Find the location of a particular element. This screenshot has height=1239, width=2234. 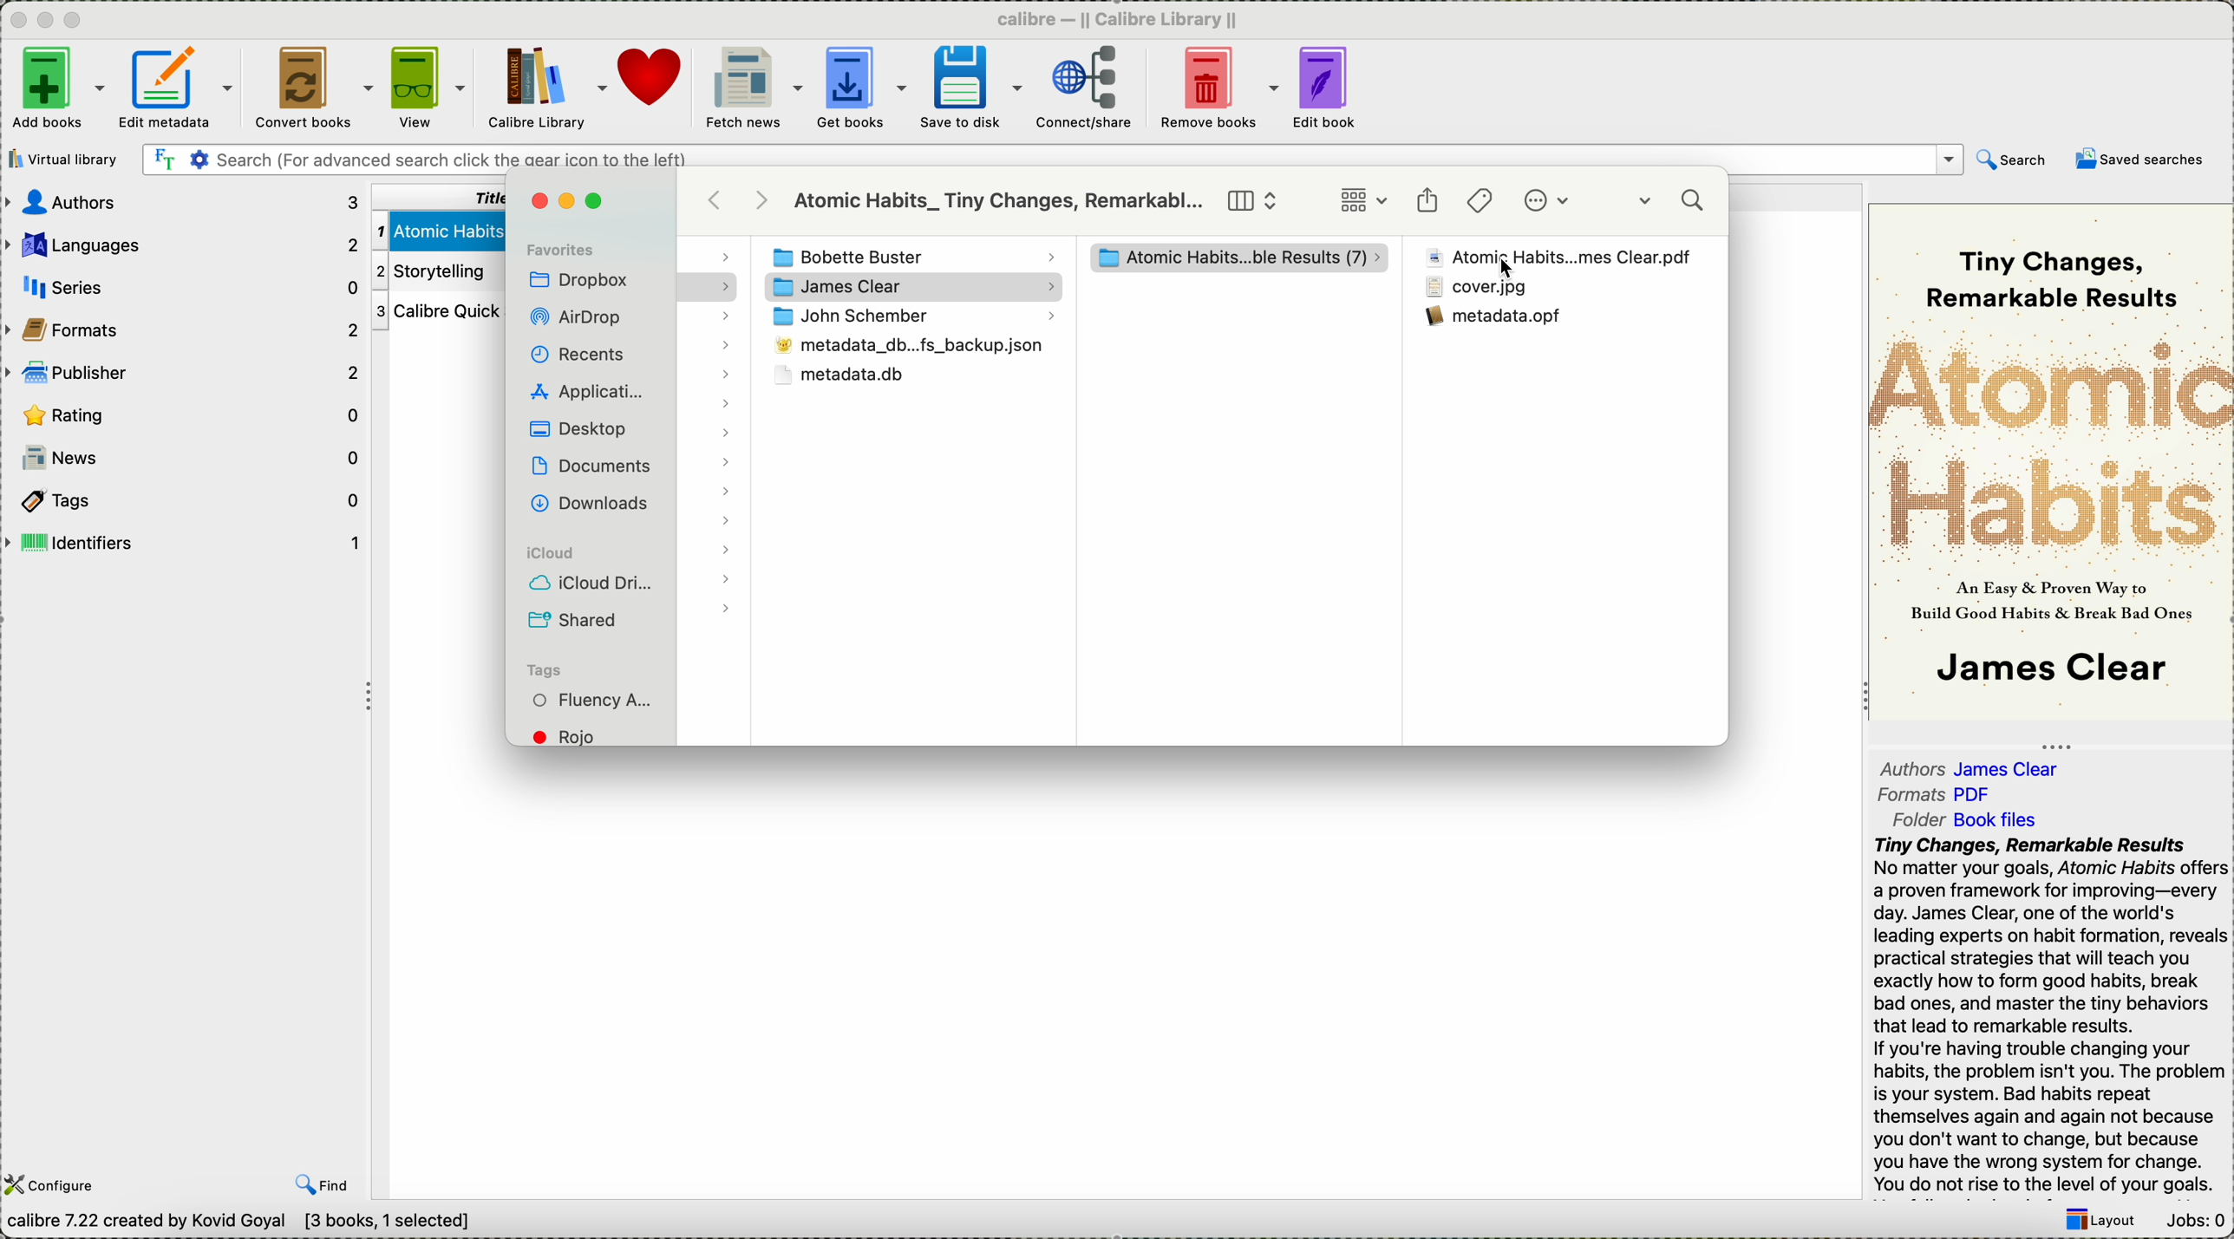

connect/share is located at coordinates (1085, 91).